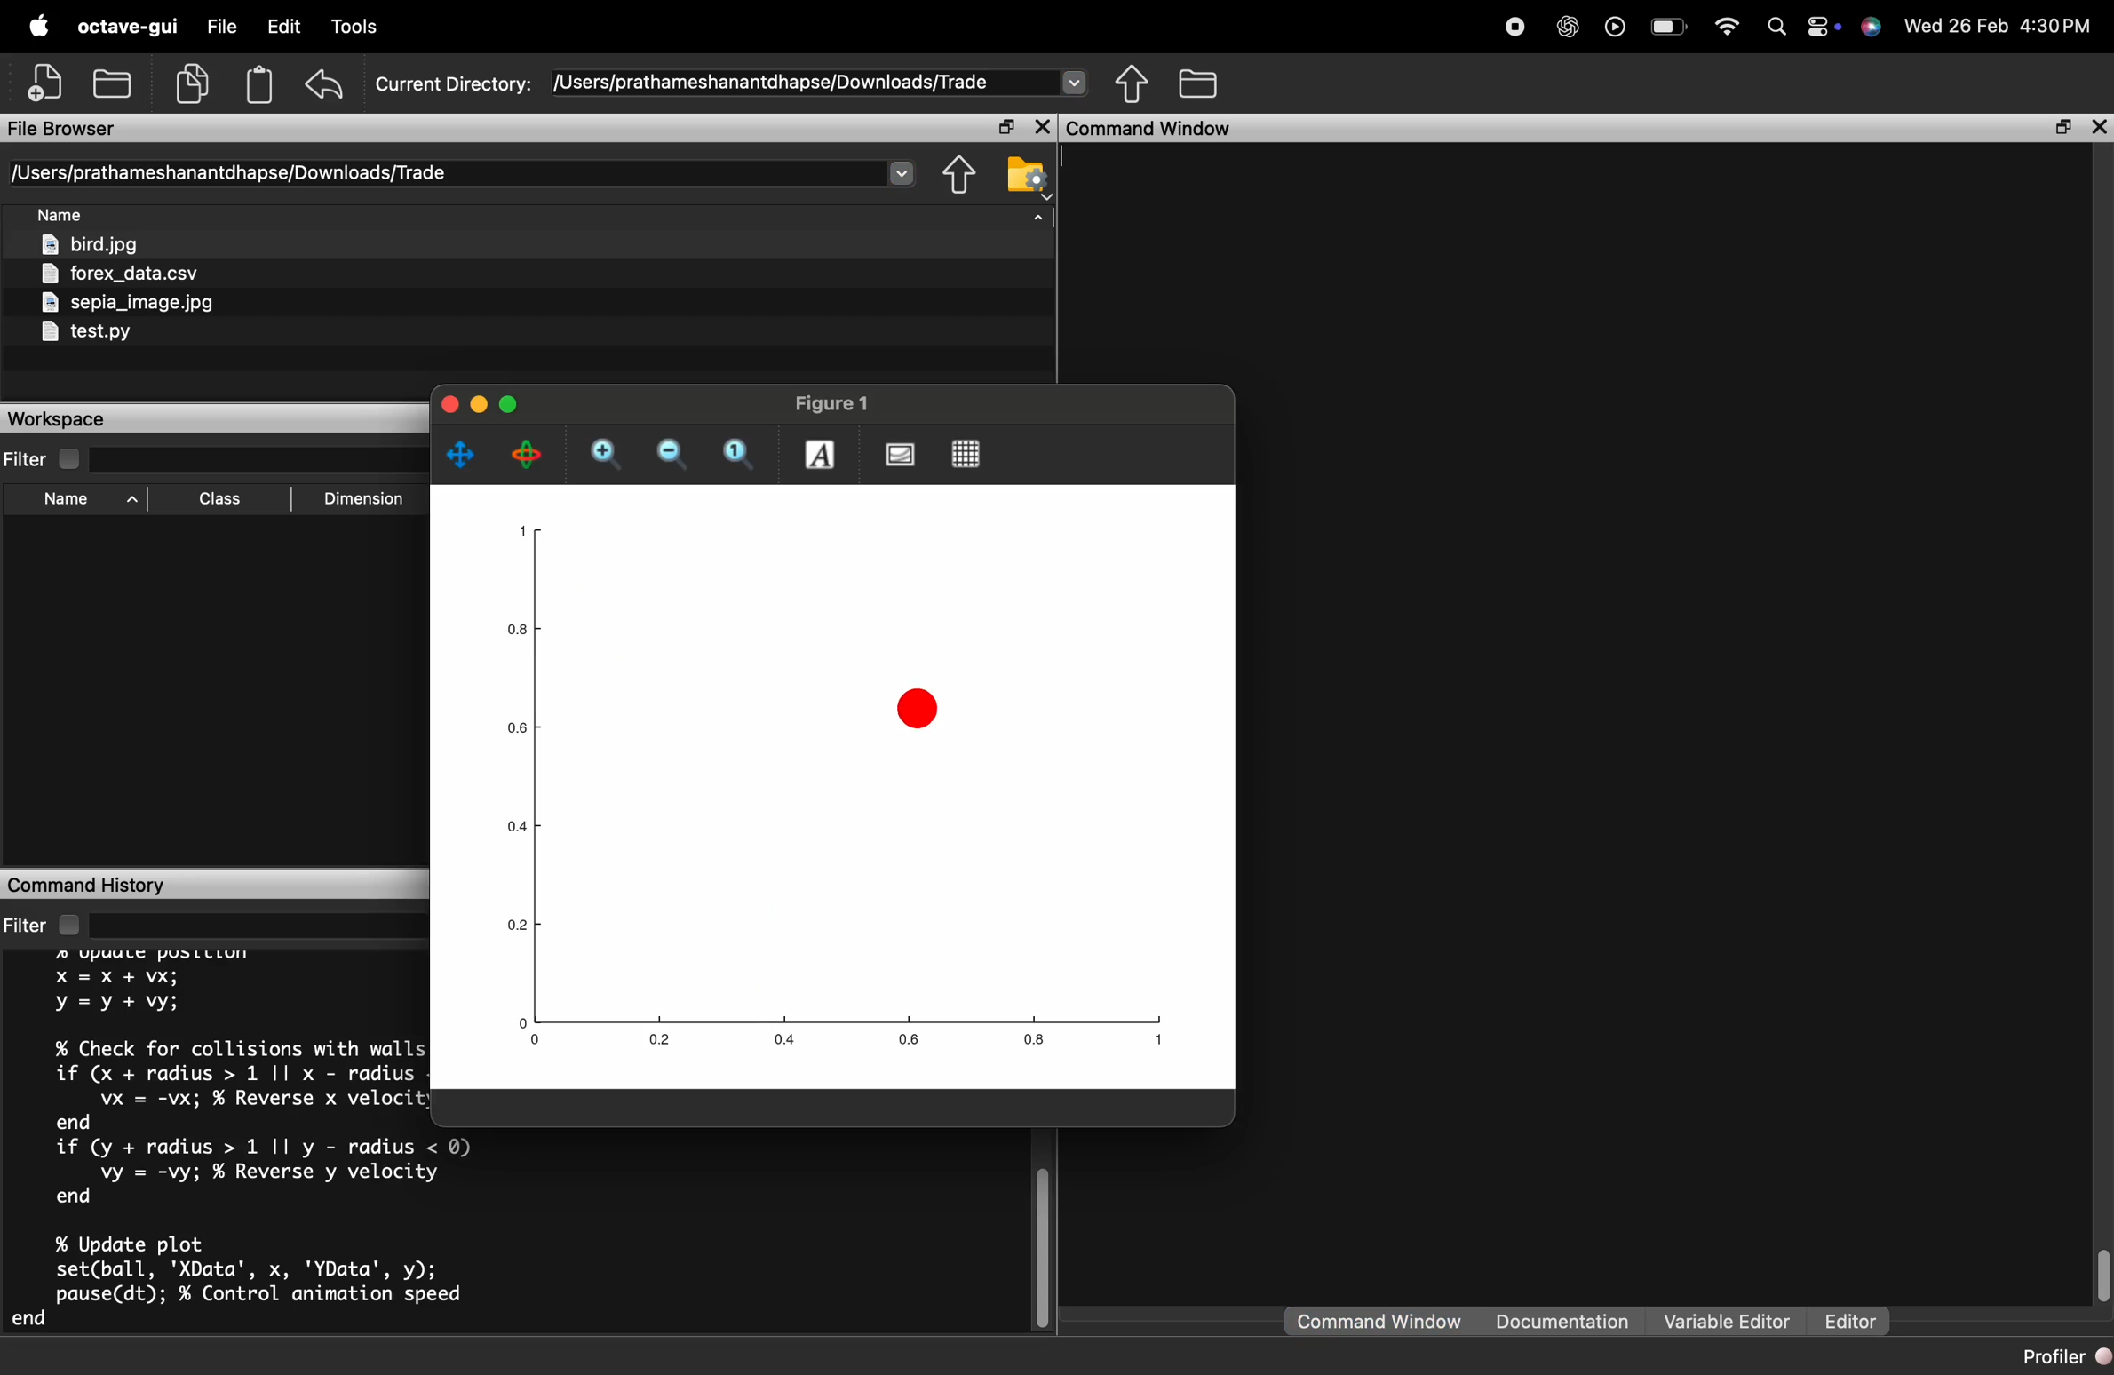 This screenshot has width=2114, height=1375. What do you see at coordinates (528, 456) in the screenshot?
I see `rotate` at bounding box center [528, 456].